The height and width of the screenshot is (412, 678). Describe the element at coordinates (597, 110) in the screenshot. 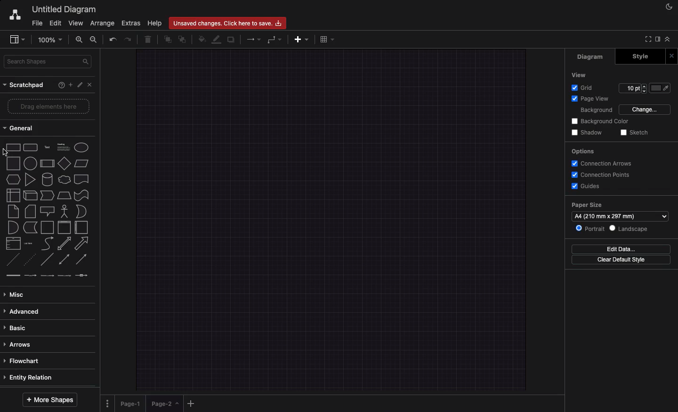

I see `Background` at that location.